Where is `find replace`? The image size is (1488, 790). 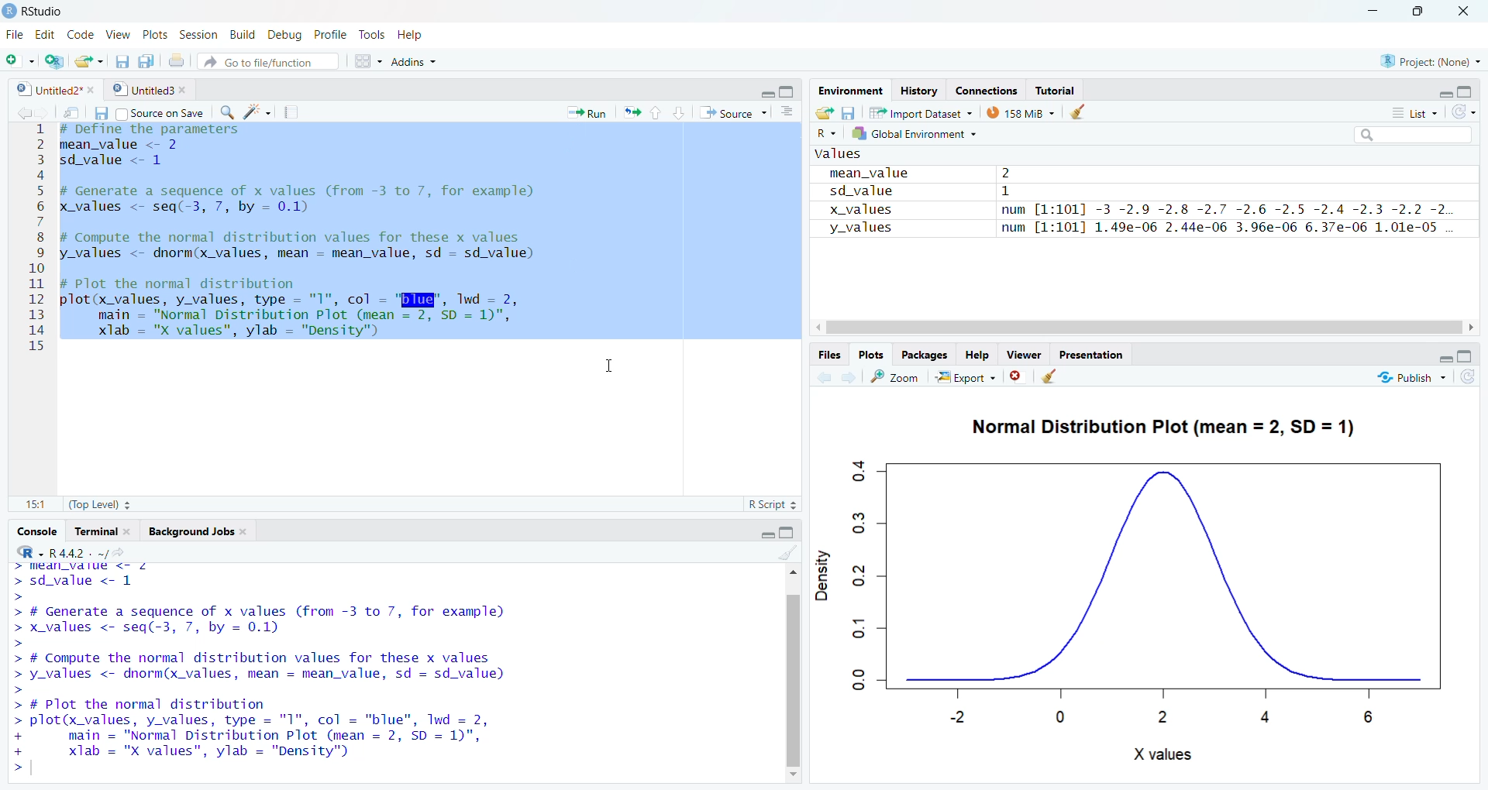
find replace is located at coordinates (226, 112).